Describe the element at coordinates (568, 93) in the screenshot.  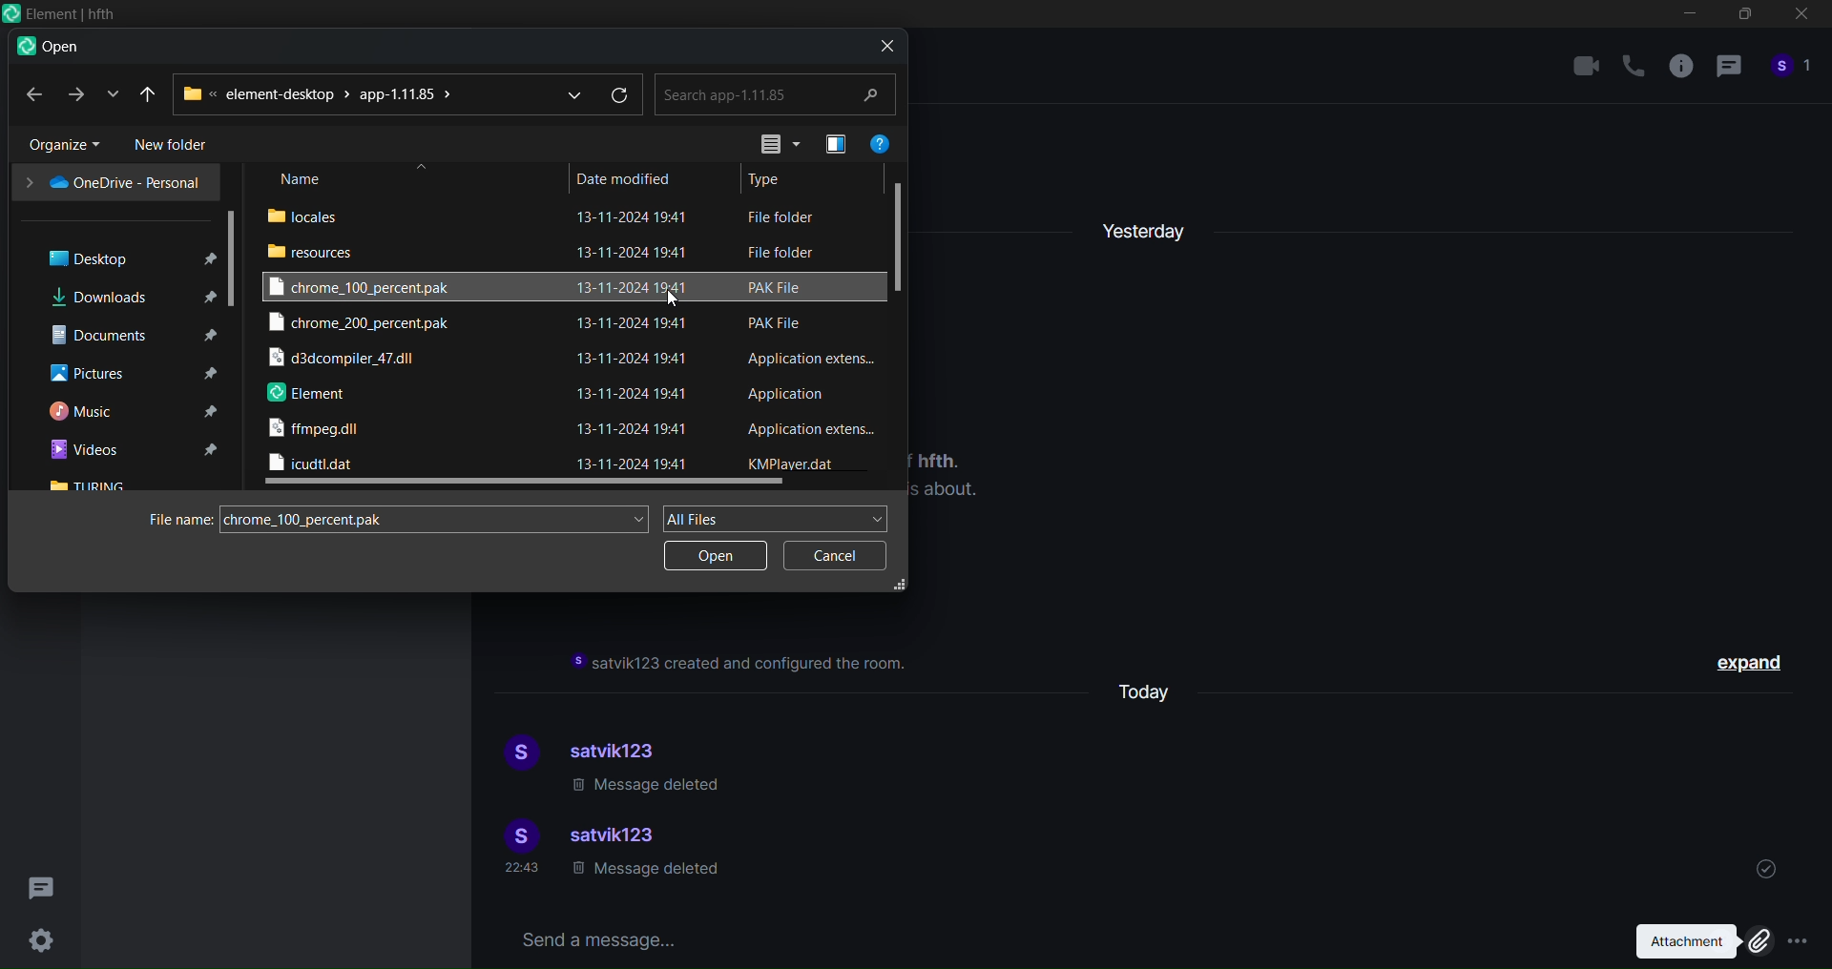
I see `dropdown` at that location.